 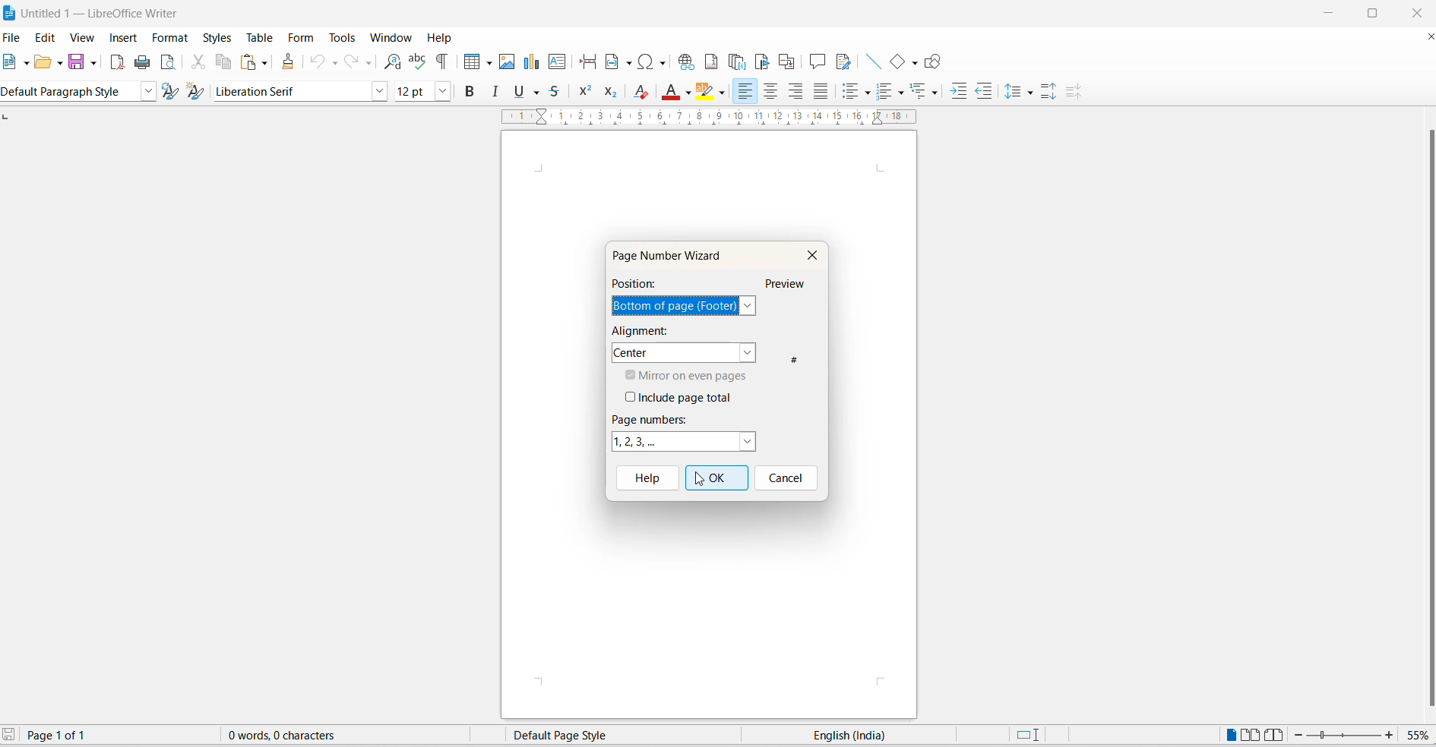 I want to click on superscript, so click(x=586, y=91).